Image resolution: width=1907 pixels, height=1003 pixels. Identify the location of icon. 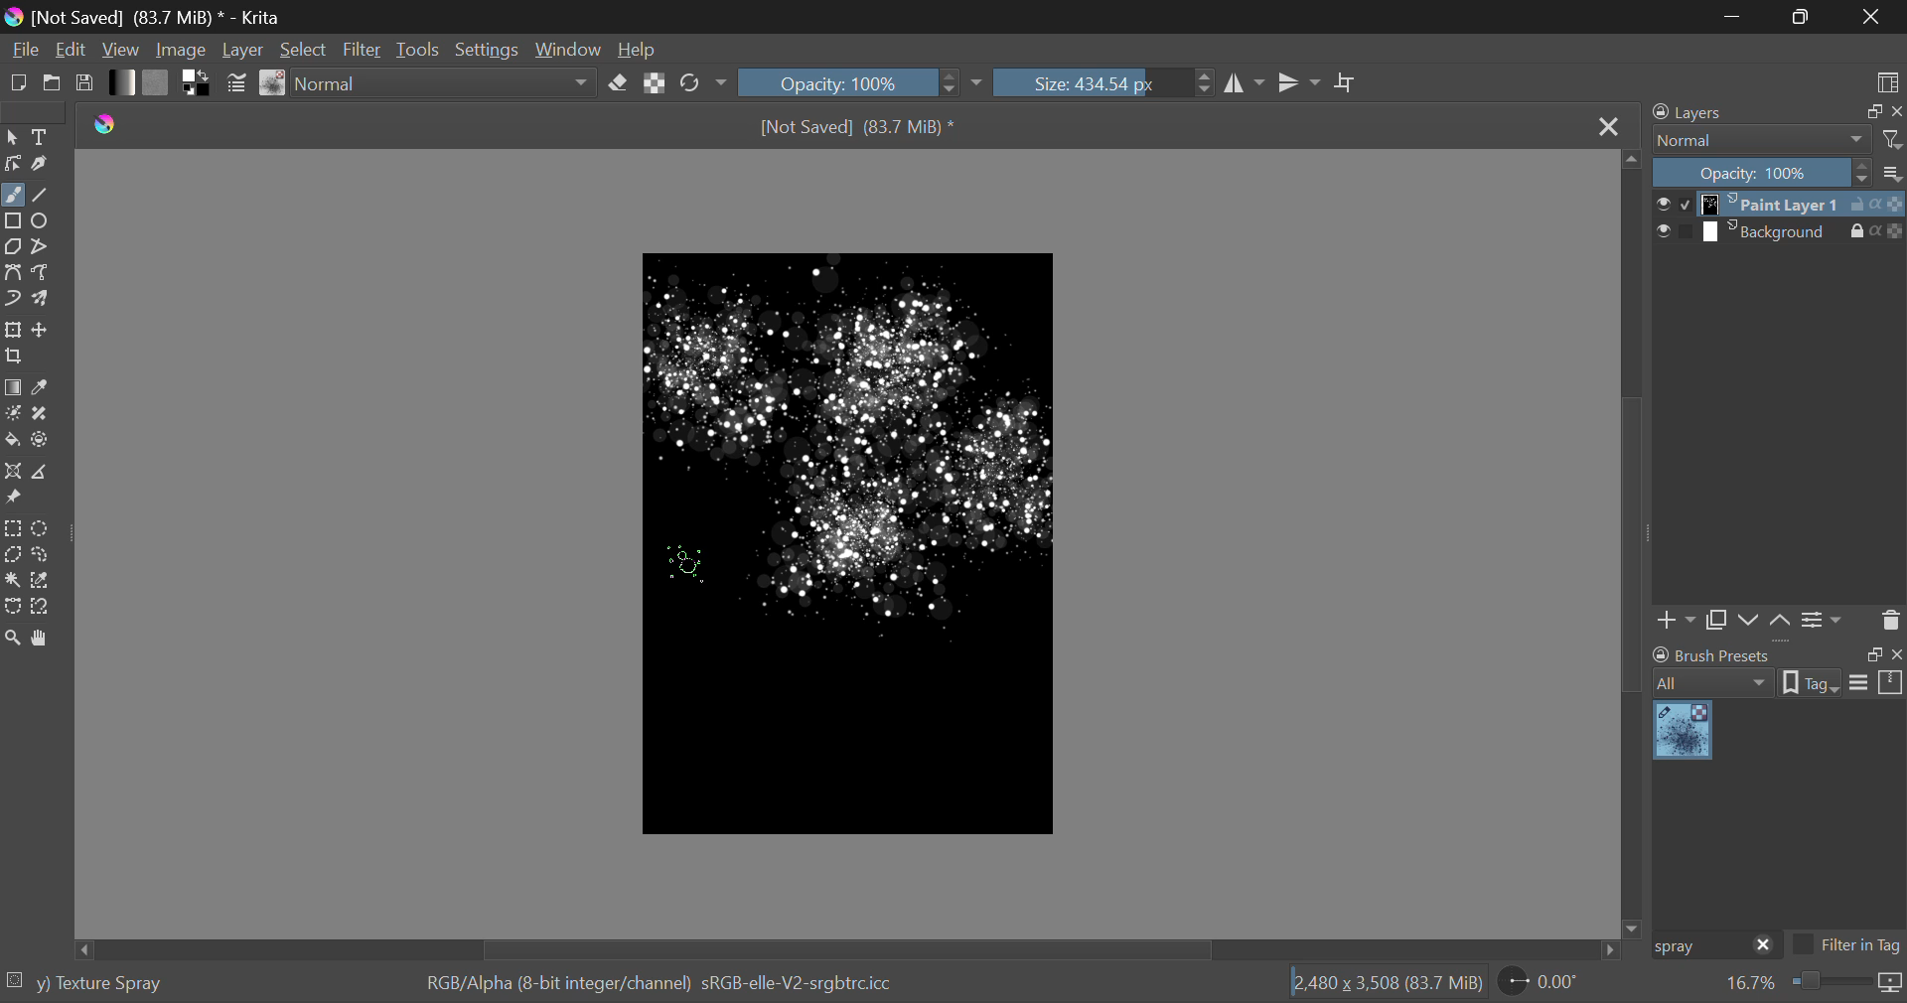
(1891, 984).